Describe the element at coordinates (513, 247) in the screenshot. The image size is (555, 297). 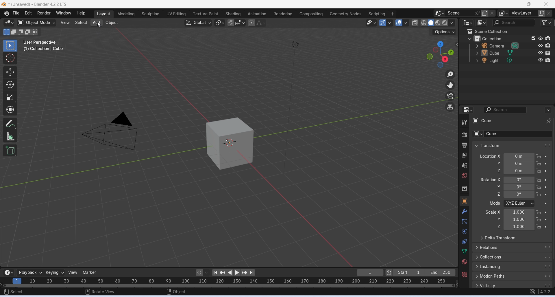
I see `relations` at that location.